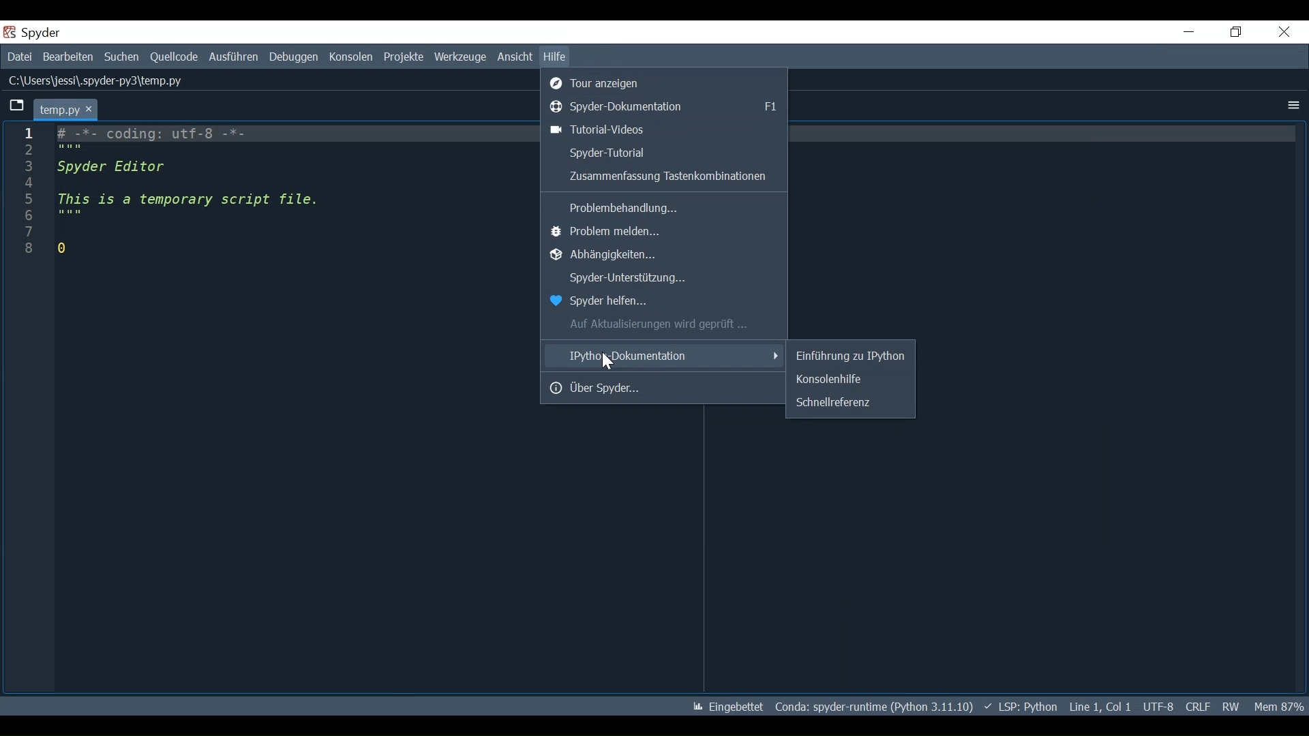 The height and width of the screenshot is (736, 1309). I want to click on Projects, so click(404, 58).